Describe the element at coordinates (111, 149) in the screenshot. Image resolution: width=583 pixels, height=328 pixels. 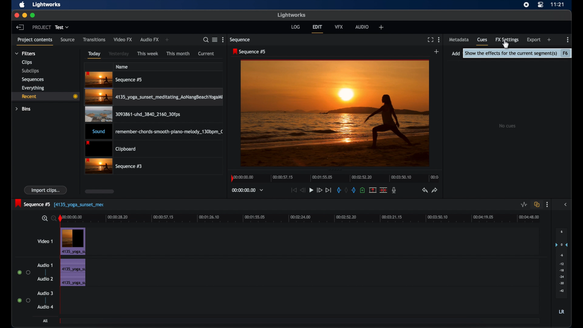
I see `clipboard` at that location.